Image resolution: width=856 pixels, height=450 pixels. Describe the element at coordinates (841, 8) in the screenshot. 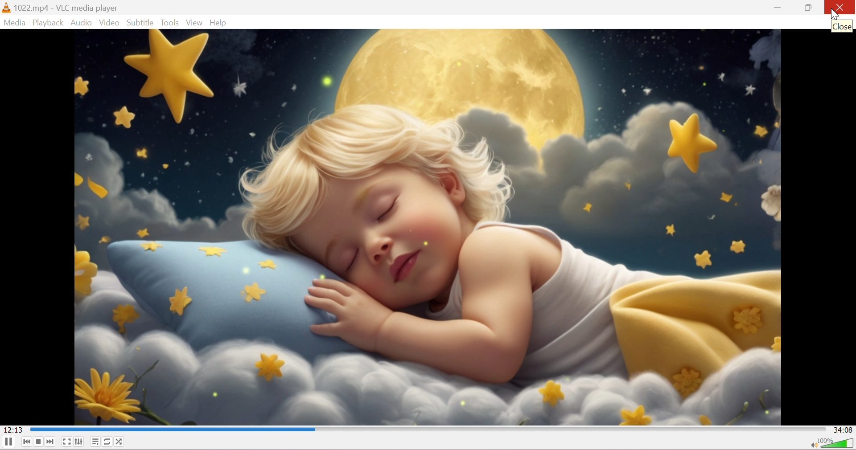

I see `Close` at that location.